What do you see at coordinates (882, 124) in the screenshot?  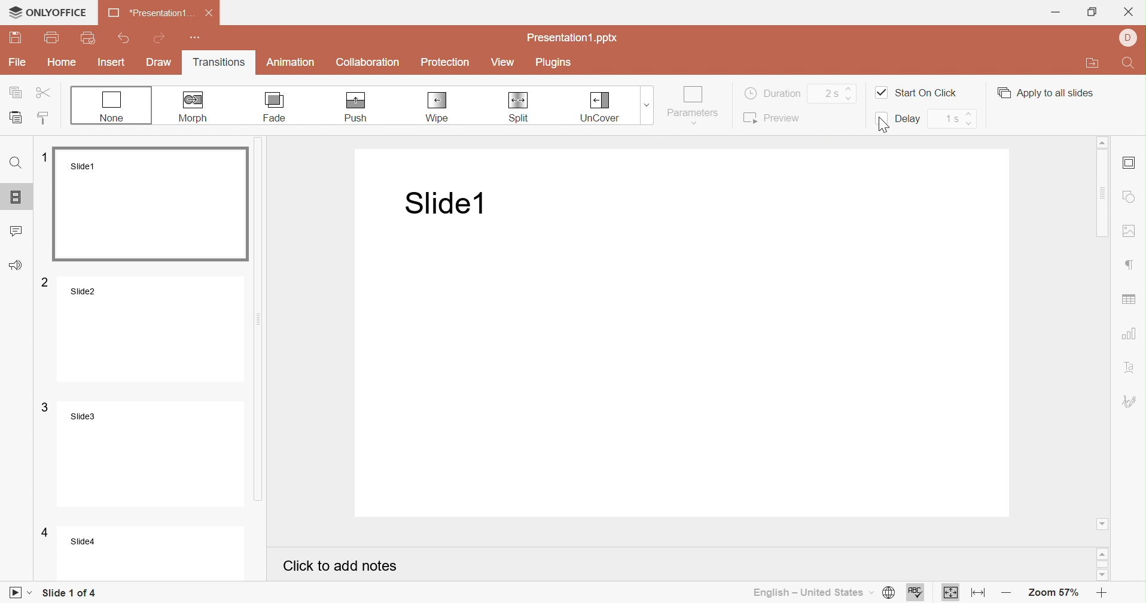 I see `Cursor on delay` at bounding box center [882, 124].